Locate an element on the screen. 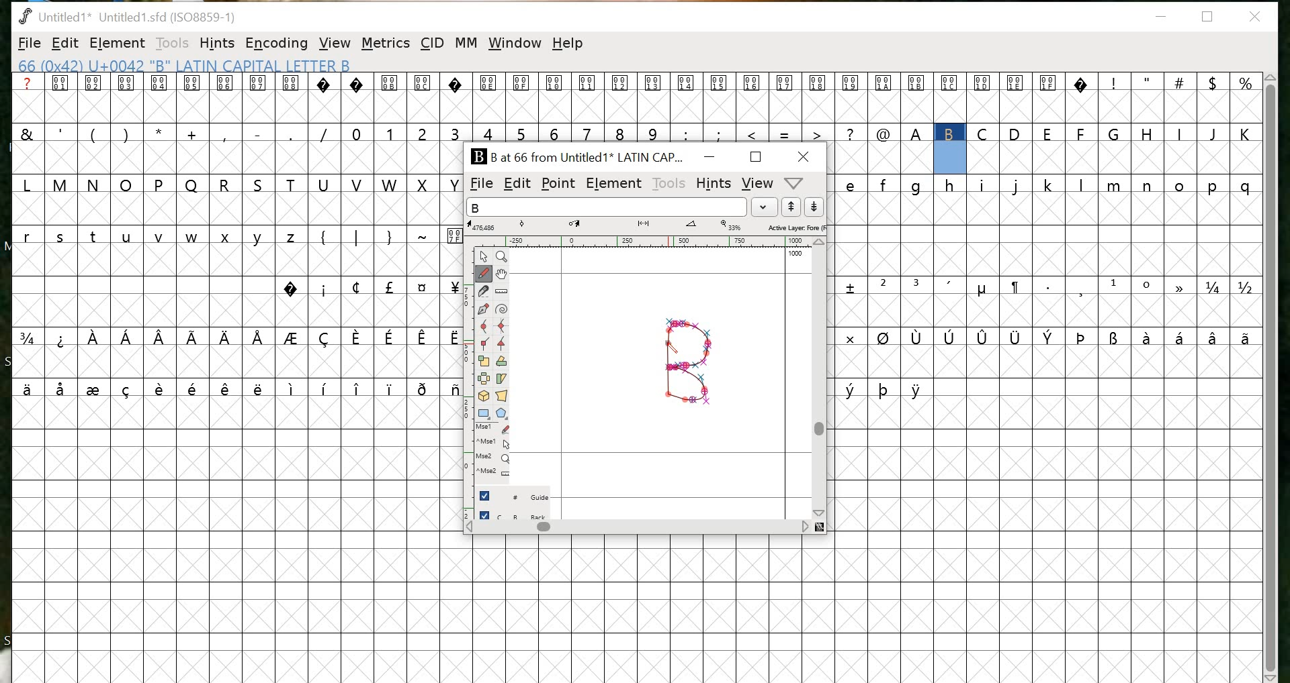 The height and width of the screenshot is (683, 1290). Polygon/star is located at coordinates (503, 413).